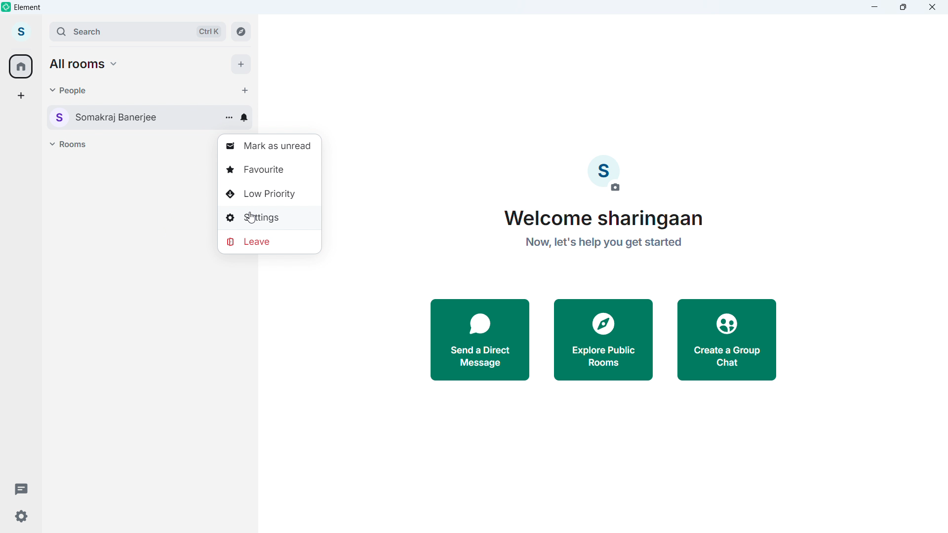 This screenshot has width=948, height=533. What do you see at coordinates (23, 31) in the screenshot?
I see `account ` at bounding box center [23, 31].